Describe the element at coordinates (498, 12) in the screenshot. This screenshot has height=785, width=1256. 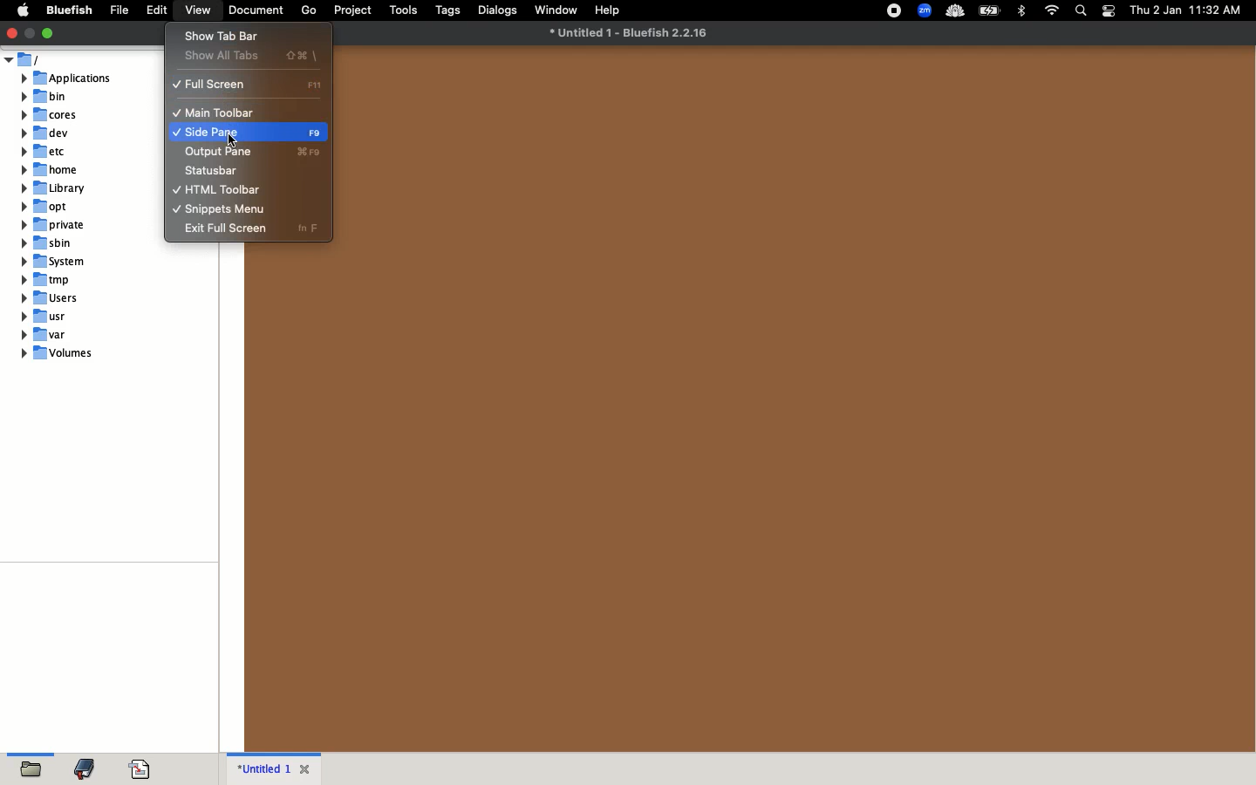
I see `dialogs` at that location.